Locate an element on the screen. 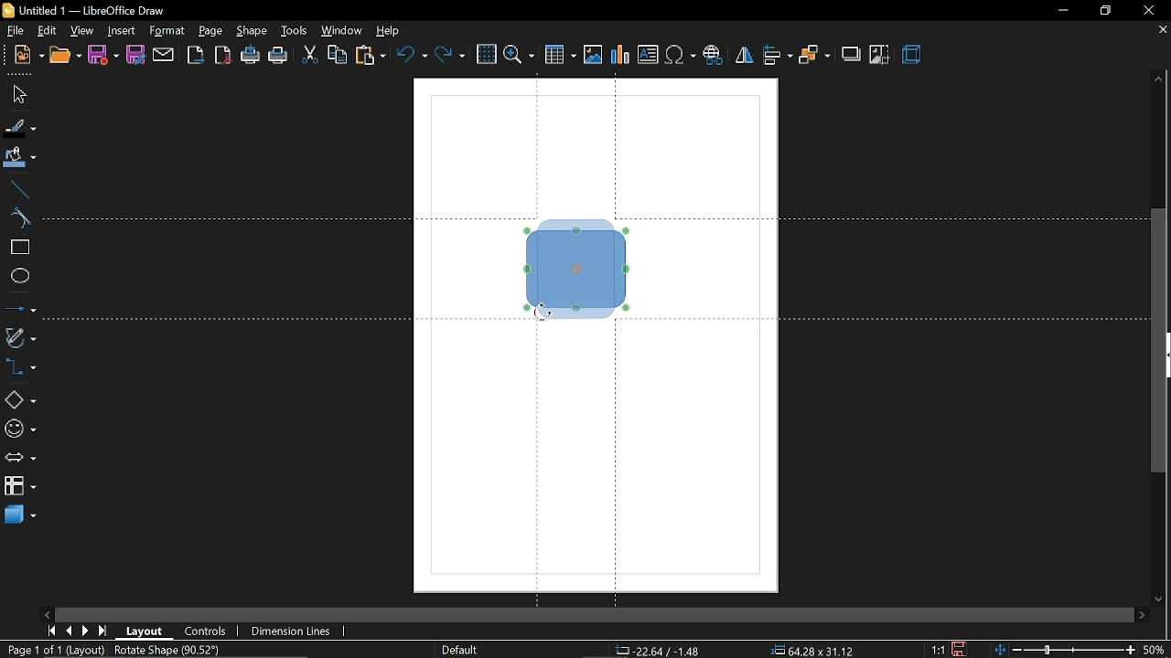 The image size is (1171, 658). default is located at coordinates (460, 650).